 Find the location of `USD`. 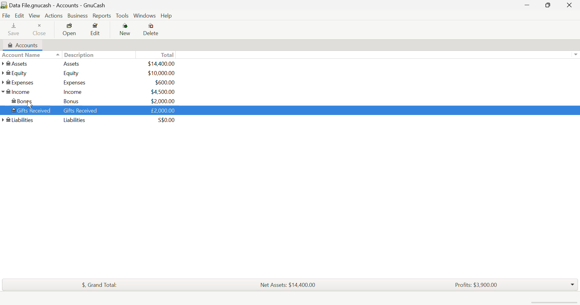

USD is located at coordinates (162, 64).